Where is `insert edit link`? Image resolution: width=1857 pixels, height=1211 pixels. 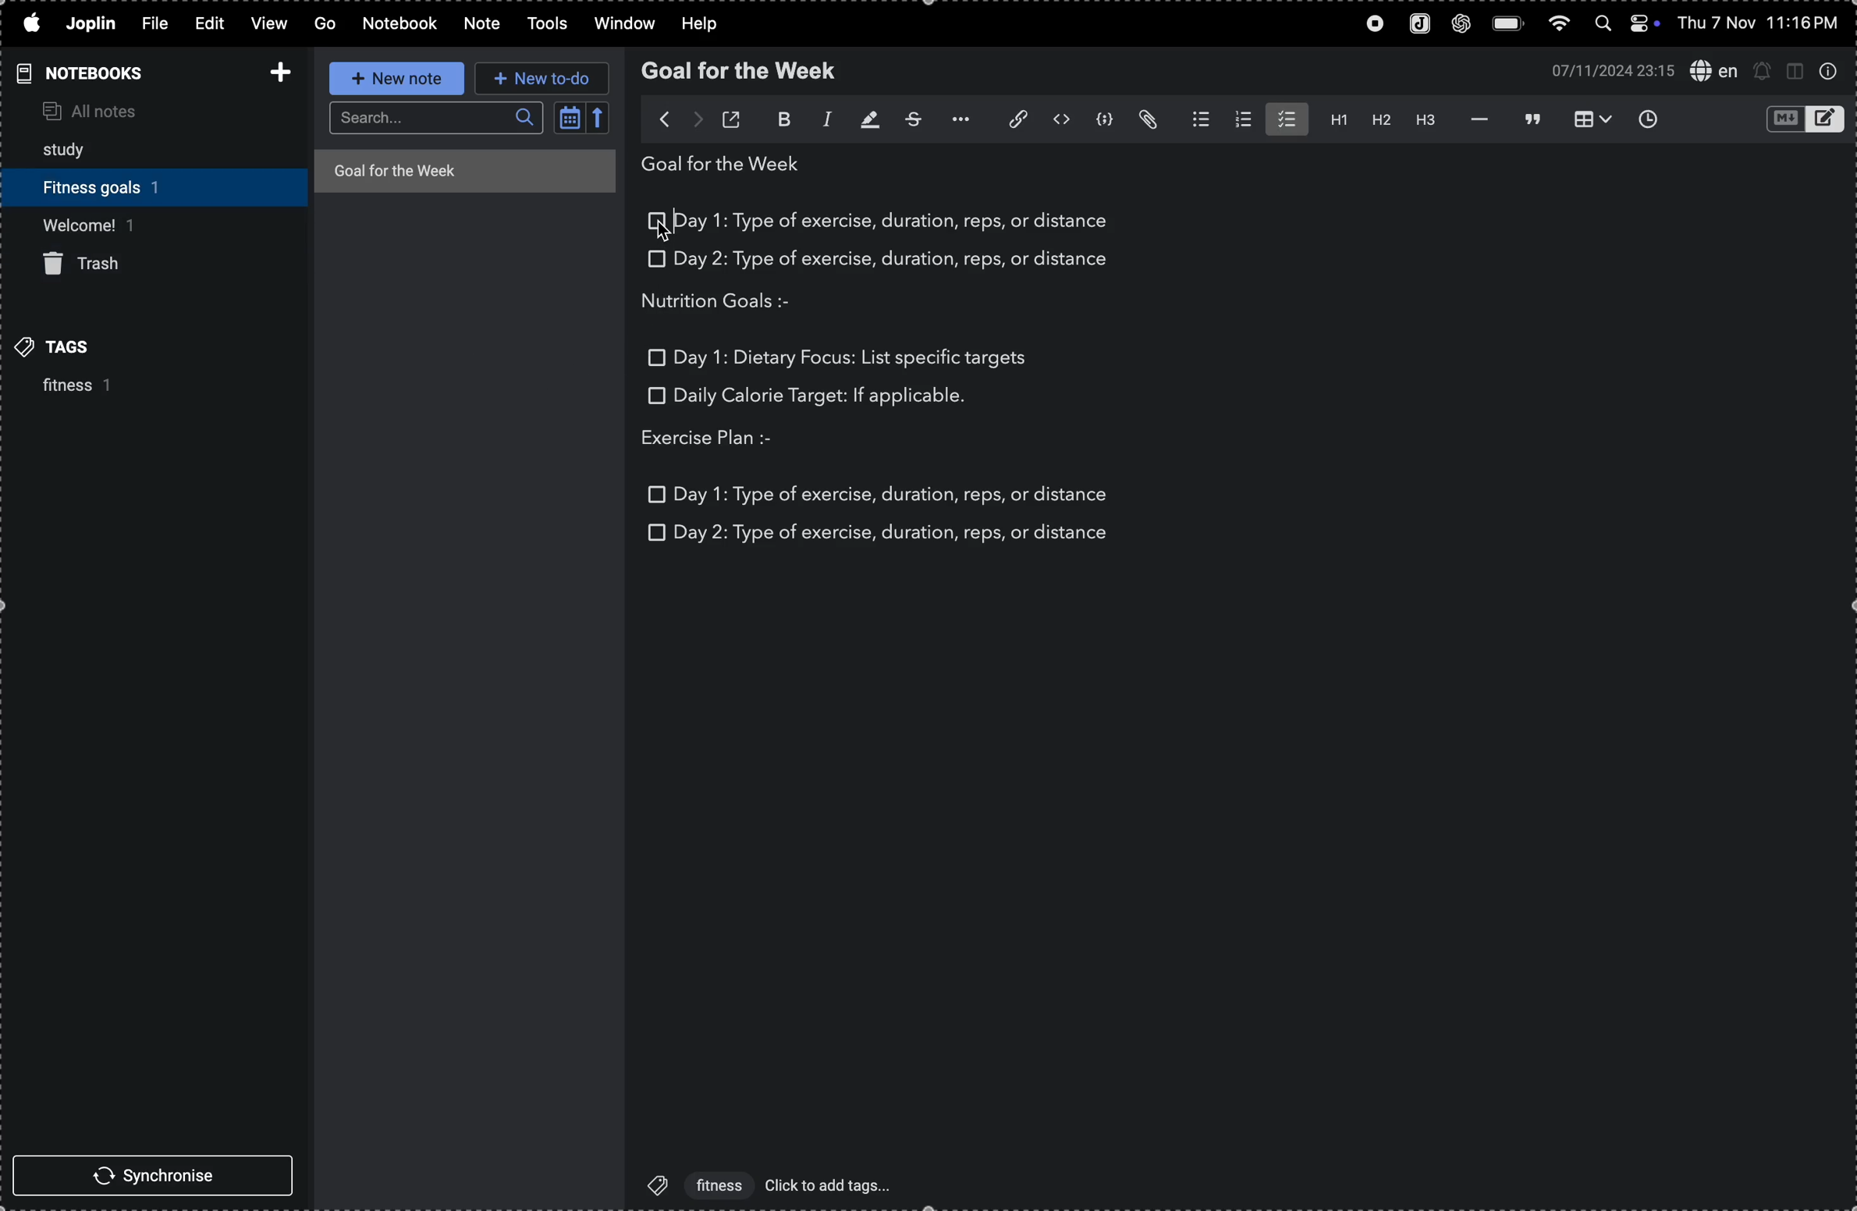 insert edit link is located at coordinates (1009, 119).